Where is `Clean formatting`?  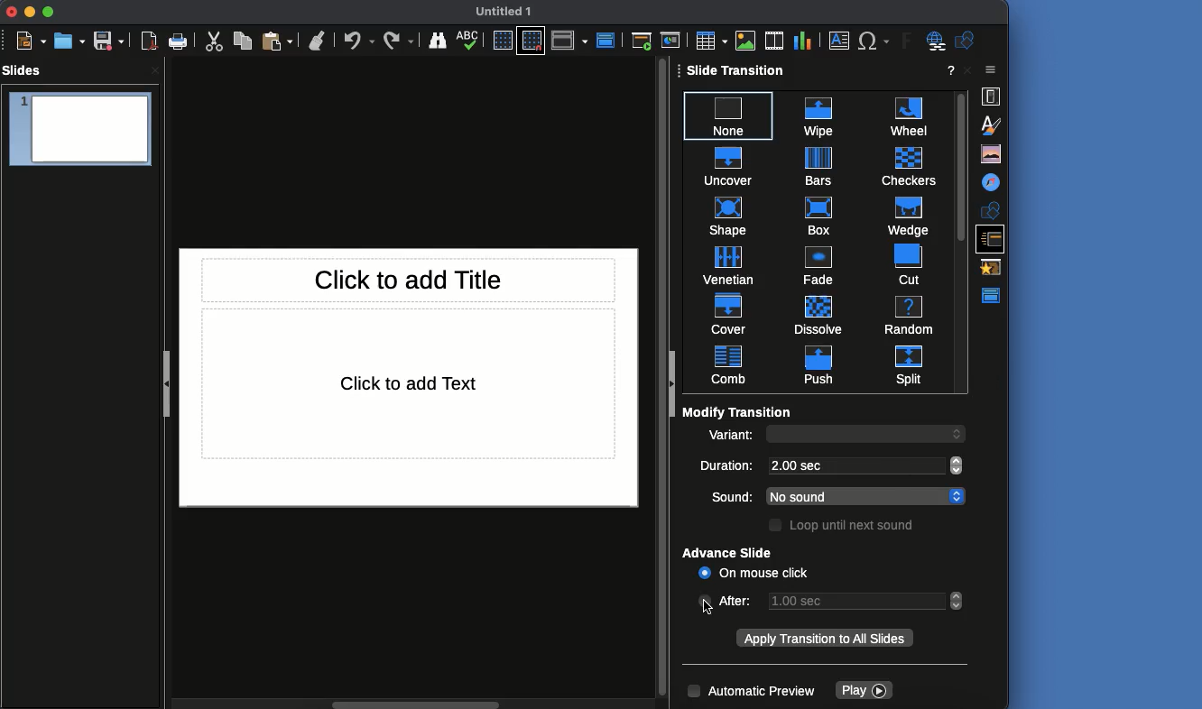 Clean formatting is located at coordinates (319, 40).